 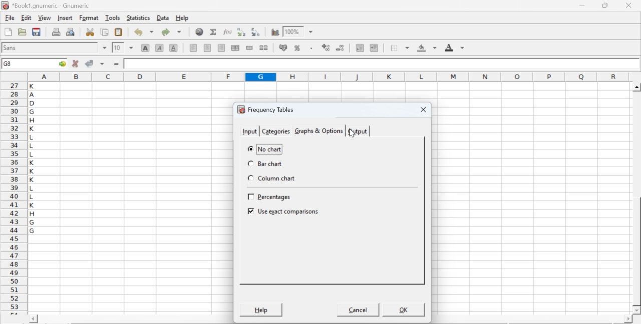 I want to click on format selection as percentage, so click(x=296, y=48).